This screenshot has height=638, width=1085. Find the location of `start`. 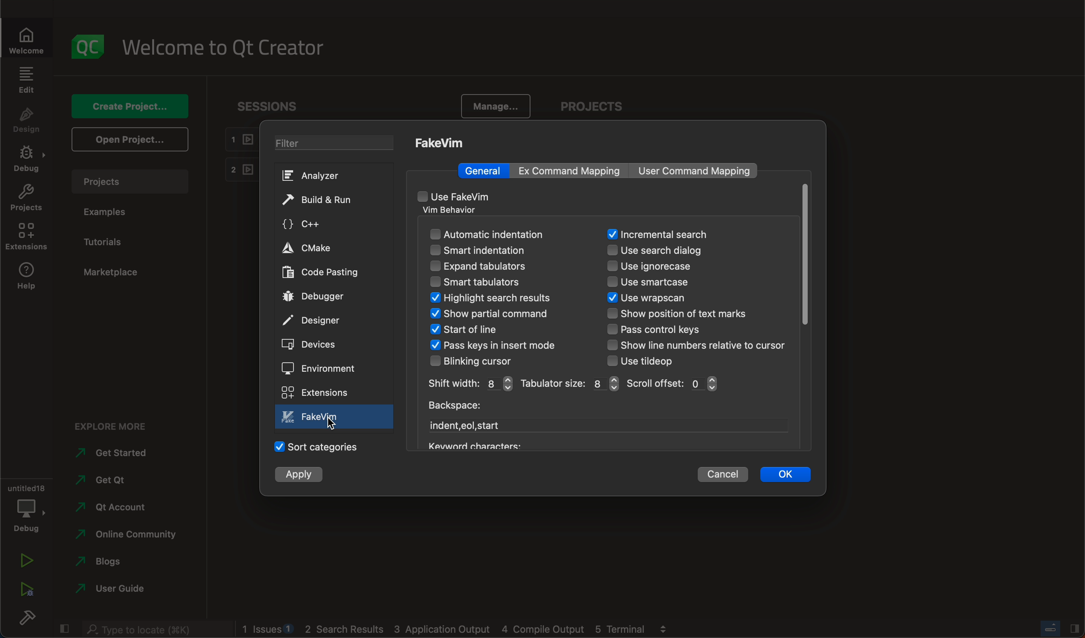

start is located at coordinates (468, 426).